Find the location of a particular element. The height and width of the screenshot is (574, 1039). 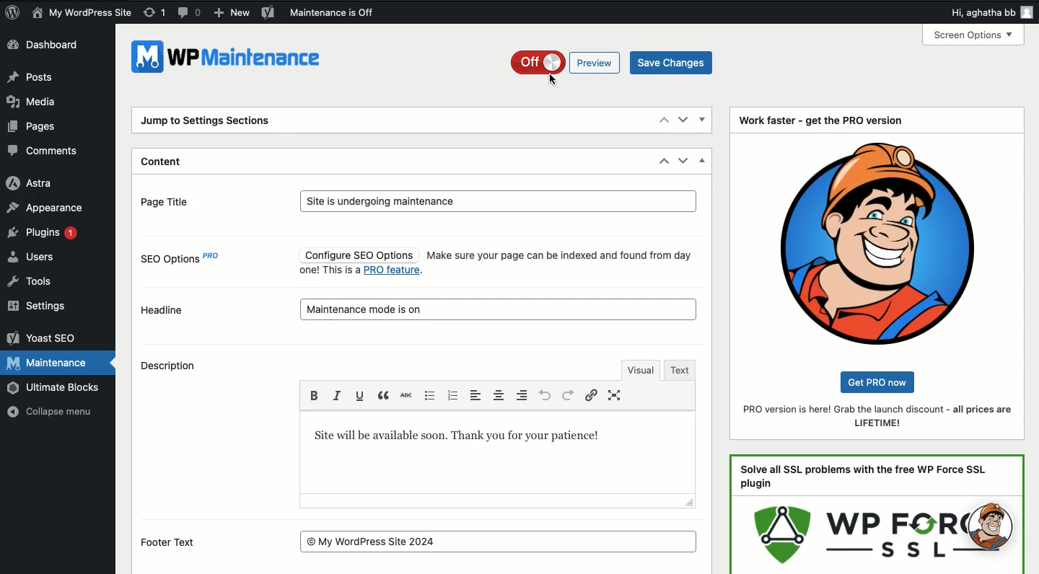

Pro version is located at coordinates (880, 417).